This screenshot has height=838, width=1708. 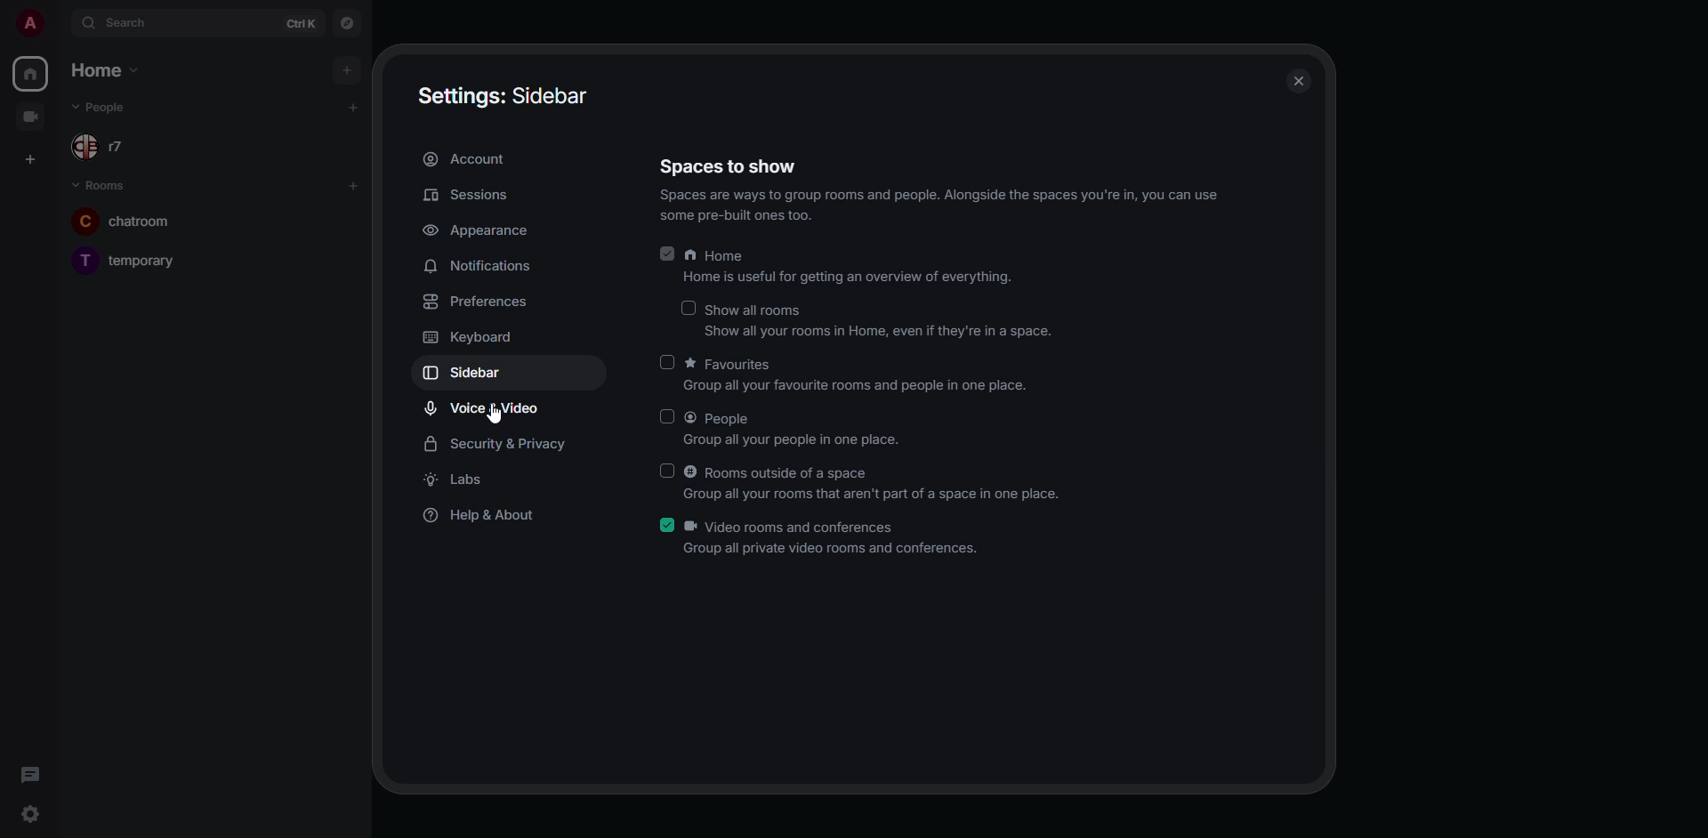 I want to click on security & privacy, so click(x=500, y=446).